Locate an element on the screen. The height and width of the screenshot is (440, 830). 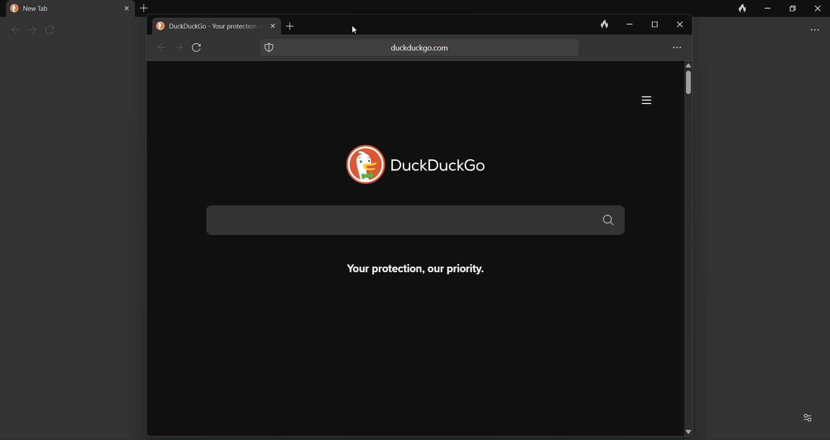
back is located at coordinates (12, 31).